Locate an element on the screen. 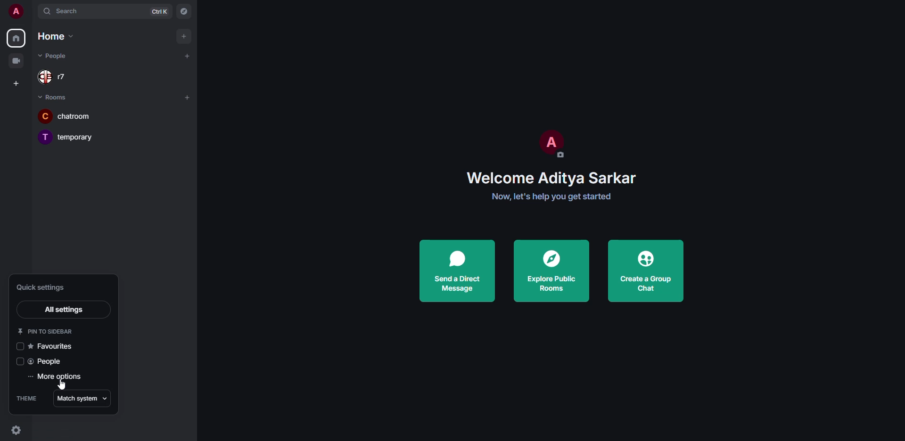 The height and width of the screenshot is (441, 905). room is located at coordinates (72, 135).